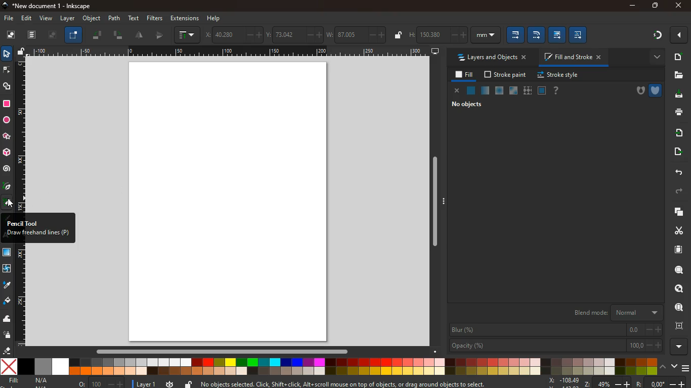 The height and width of the screenshot is (388, 691). I want to click on screen, so click(10, 35).